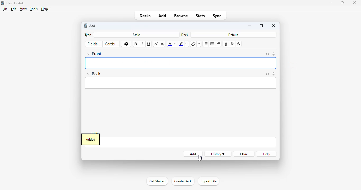 This screenshot has height=190, width=361. I want to click on tools, so click(34, 9).